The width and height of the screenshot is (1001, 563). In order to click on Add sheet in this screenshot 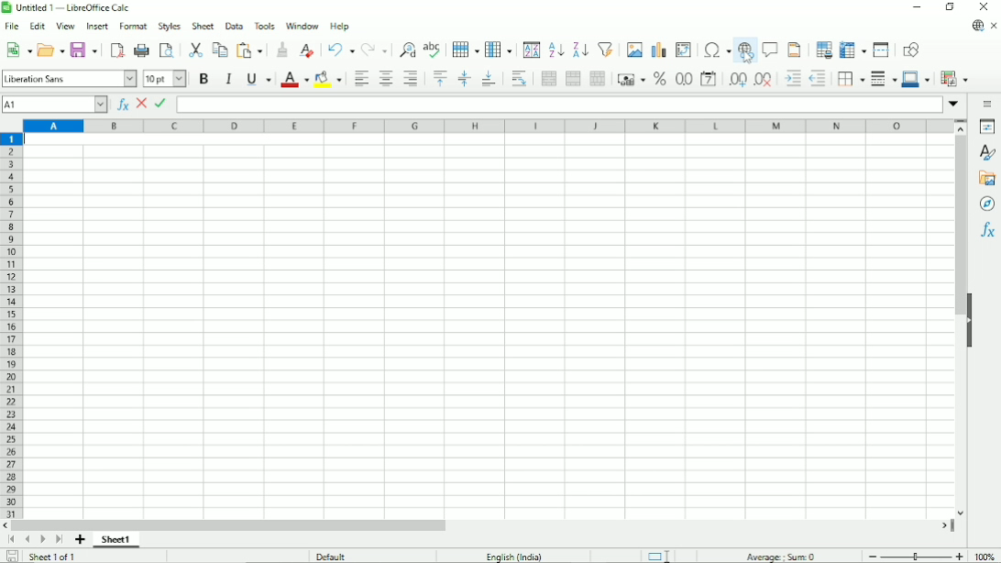, I will do `click(79, 540)`.